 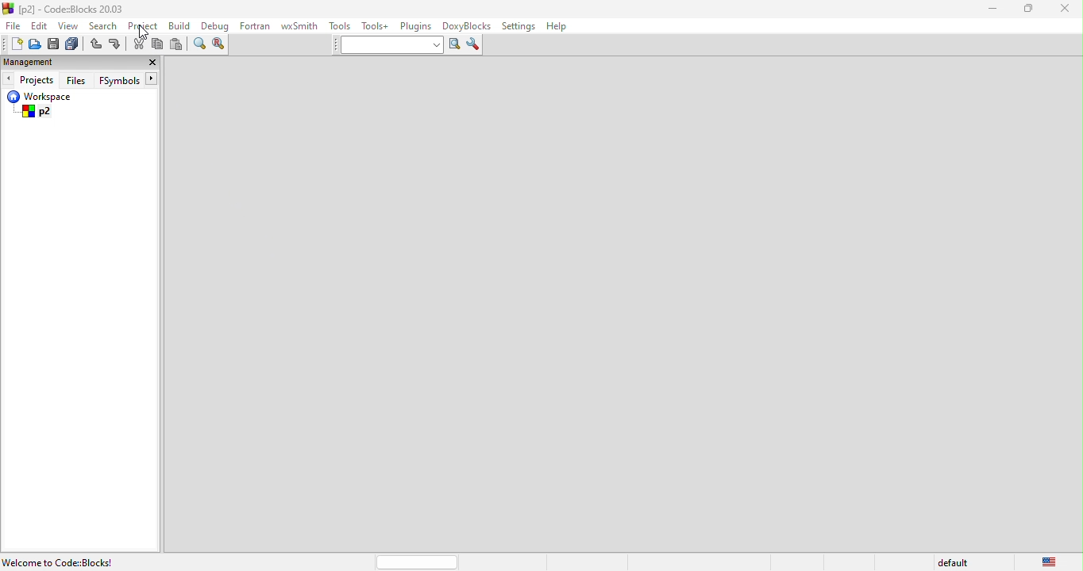 What do you see at coordinates (950, 562) in the screenshot?
I see `default` at bounding box center [950, 562].